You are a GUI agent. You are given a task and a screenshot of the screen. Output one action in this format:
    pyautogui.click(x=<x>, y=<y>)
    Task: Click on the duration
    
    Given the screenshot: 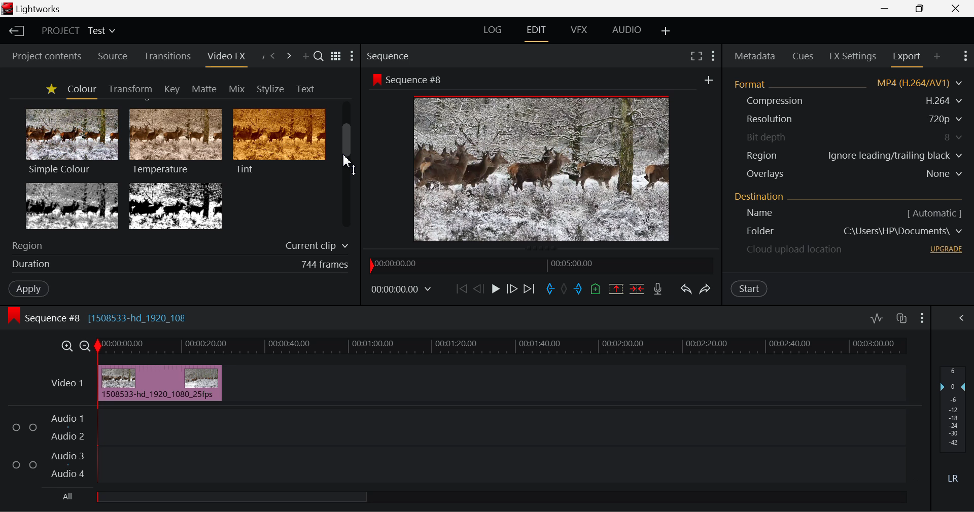 What is the action you would take?
    pyautogui.click(x=28, y=265)
    